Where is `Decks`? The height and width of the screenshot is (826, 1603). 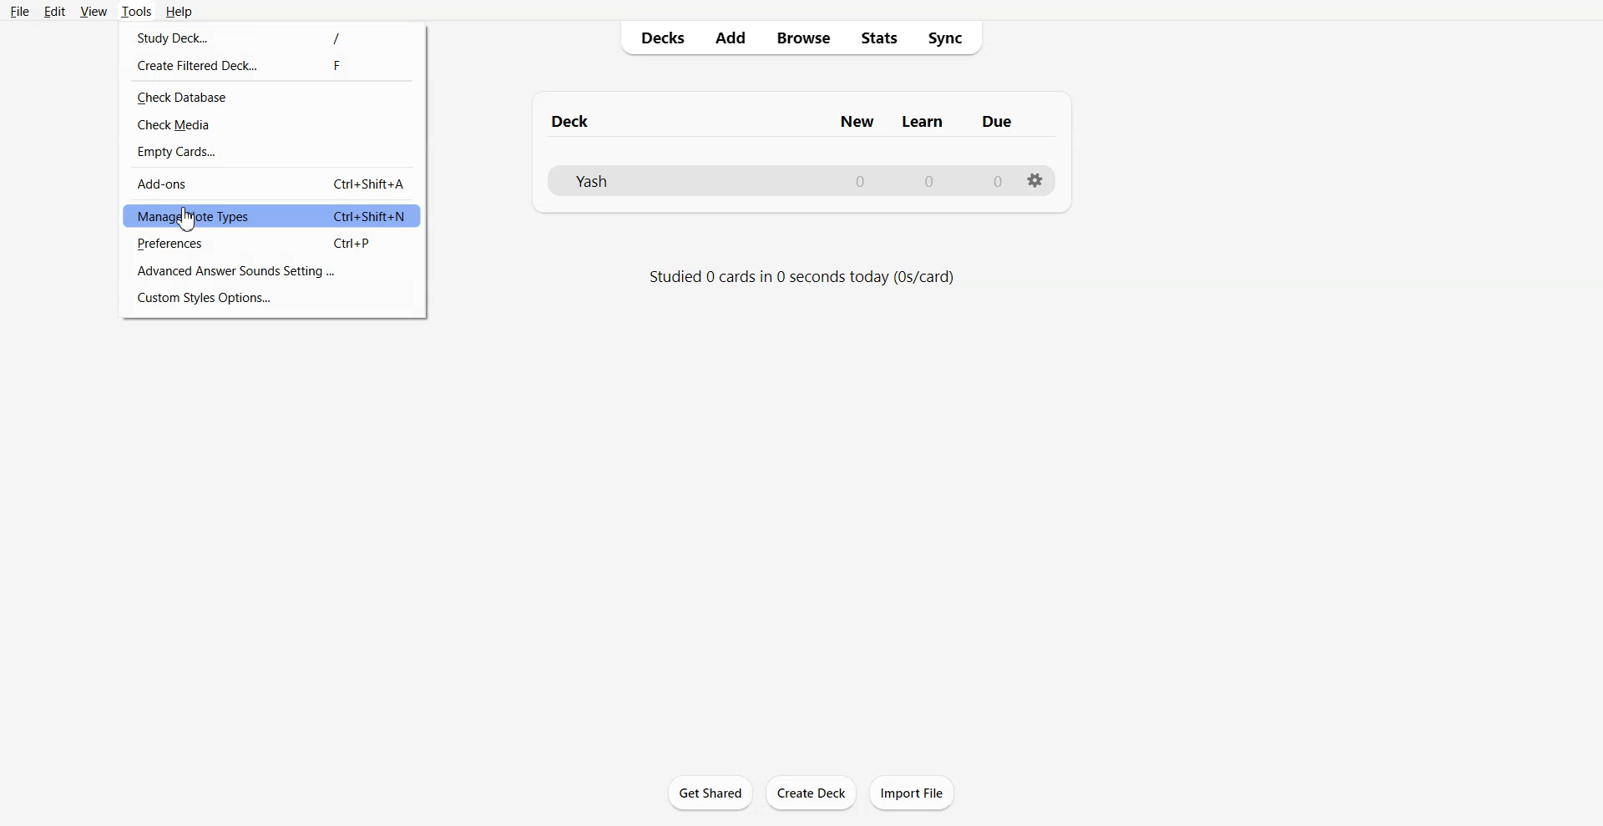
Decks is located at coordinates (657, 38).